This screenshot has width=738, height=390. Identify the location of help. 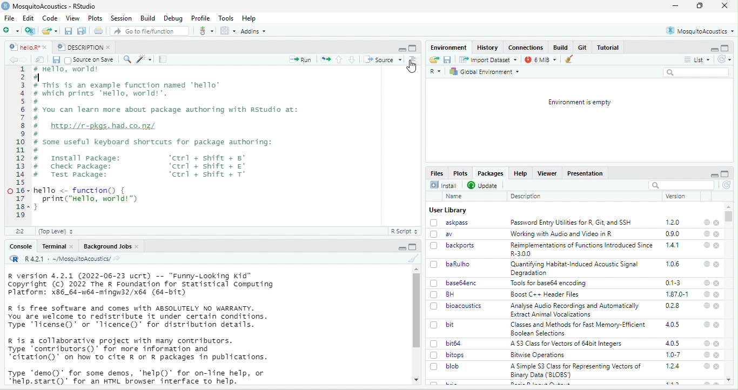
(706, 293).